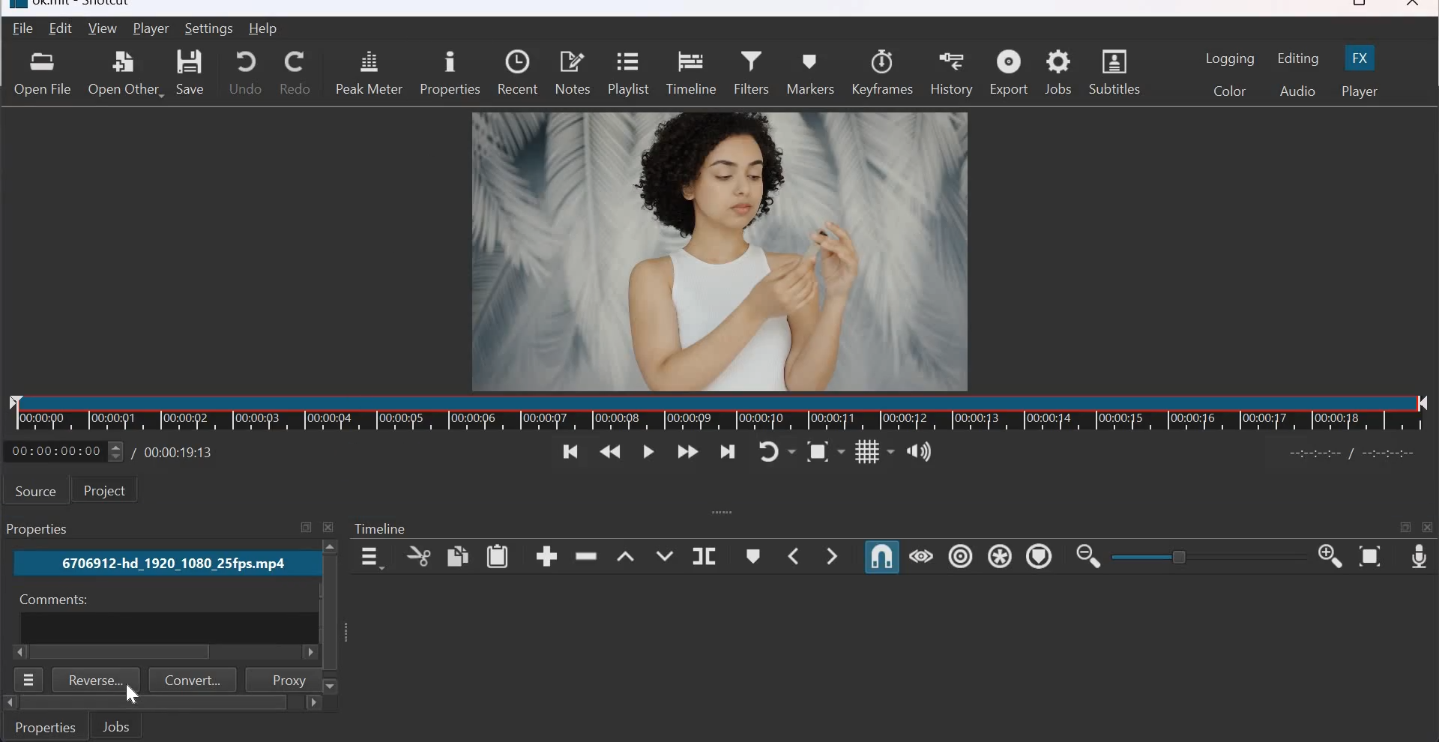  I want to click on Play quickly backwards, so click(611, 452).